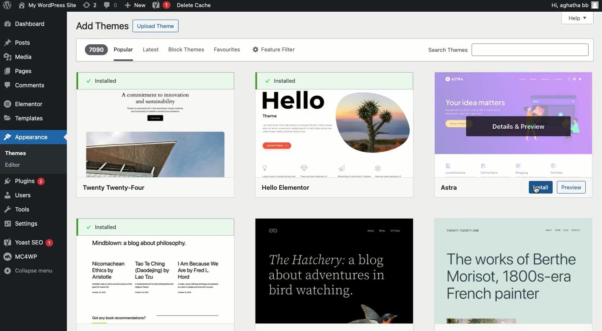  I want to click on Hi, agatha bb, so click(568, 5).